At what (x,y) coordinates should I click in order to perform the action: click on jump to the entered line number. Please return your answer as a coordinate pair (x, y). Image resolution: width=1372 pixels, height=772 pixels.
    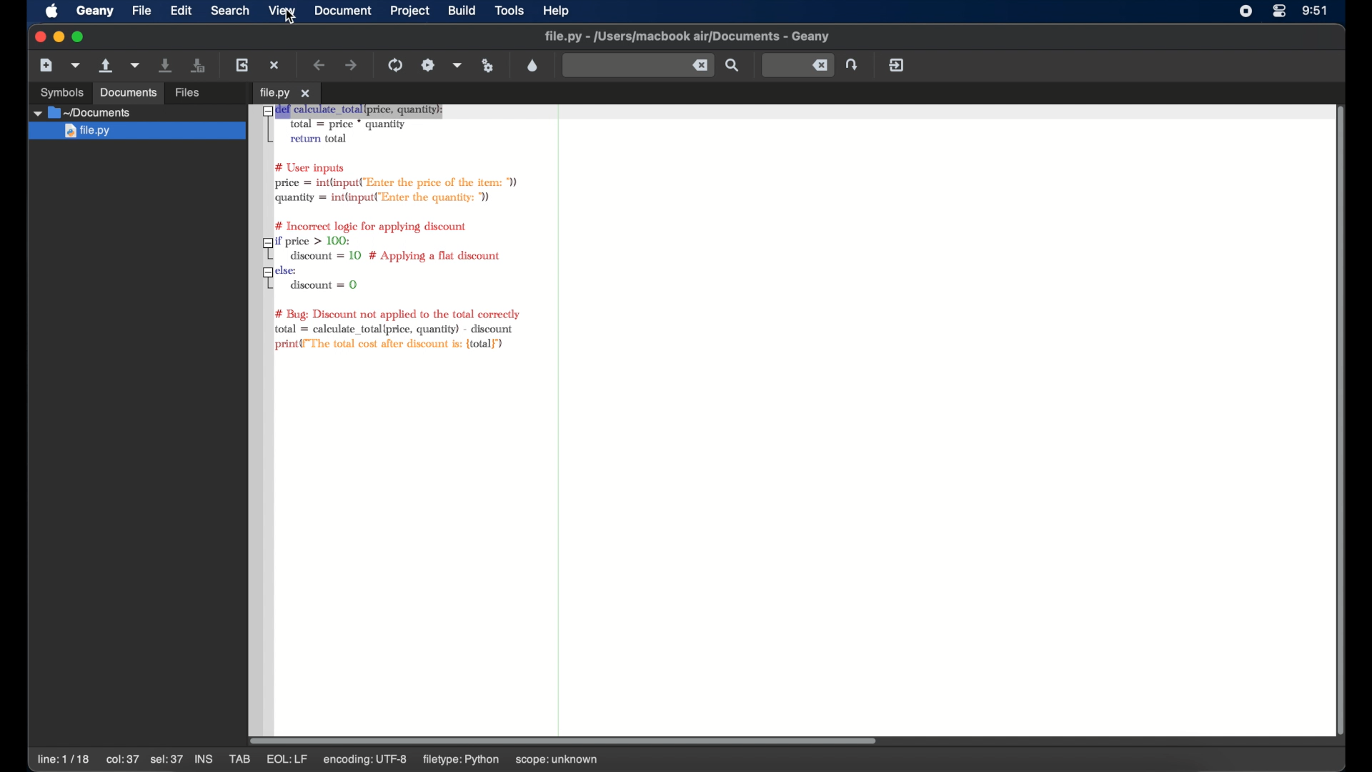
    Looking at the image, I should click on (853, 64).